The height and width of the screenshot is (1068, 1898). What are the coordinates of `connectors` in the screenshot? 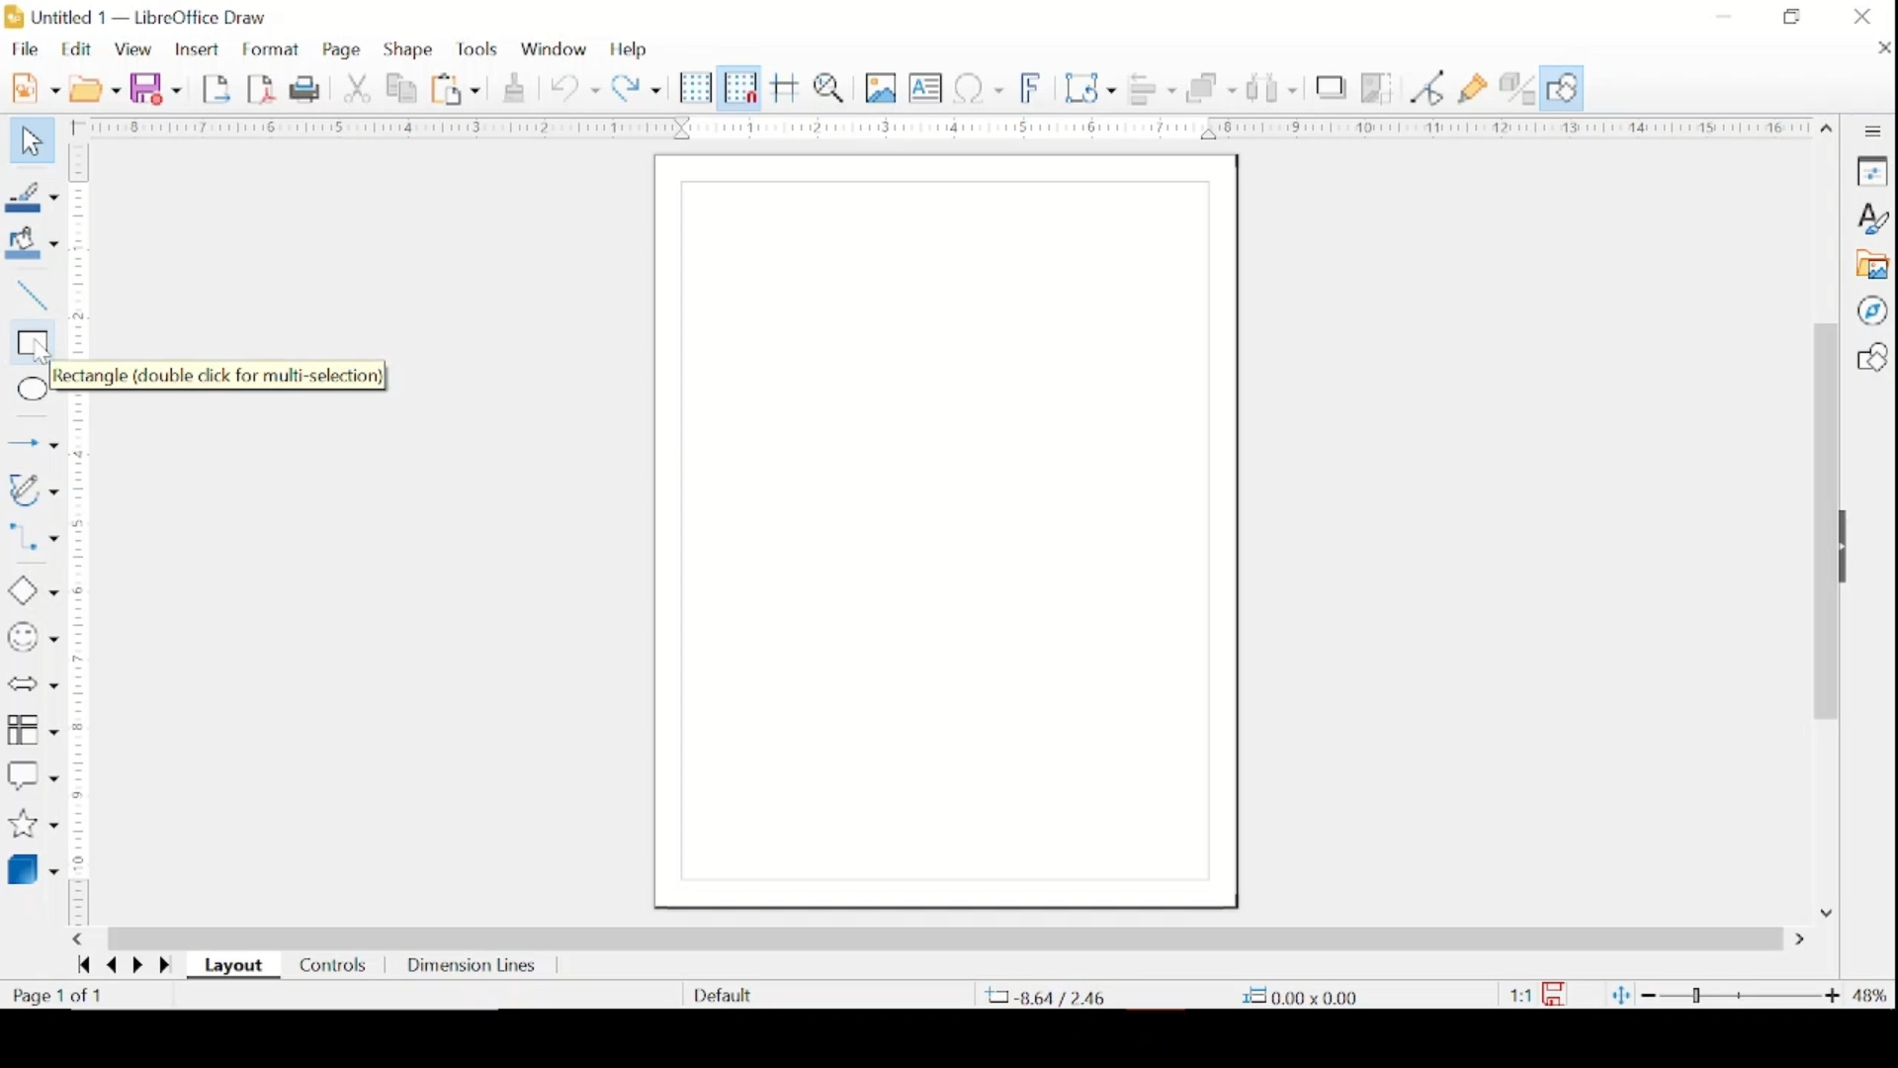 It's located at (33, 541).